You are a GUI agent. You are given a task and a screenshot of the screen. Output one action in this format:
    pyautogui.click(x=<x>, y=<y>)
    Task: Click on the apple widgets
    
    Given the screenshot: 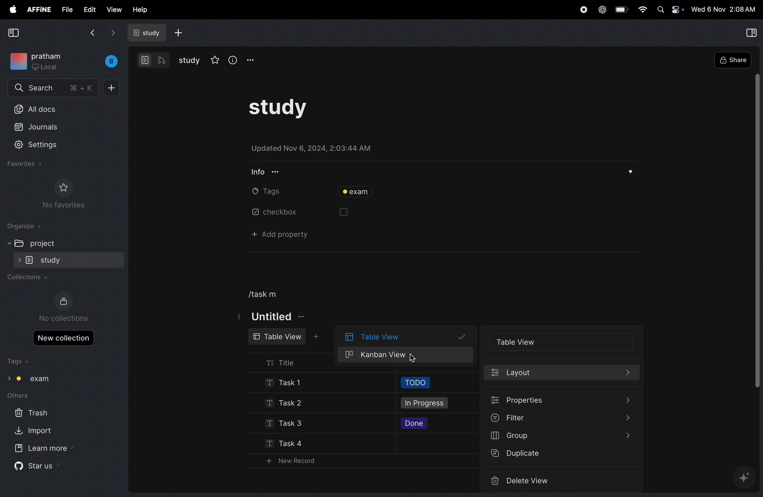 What is the action you would take?
    pyautogui.click(x=669, y=9)
    